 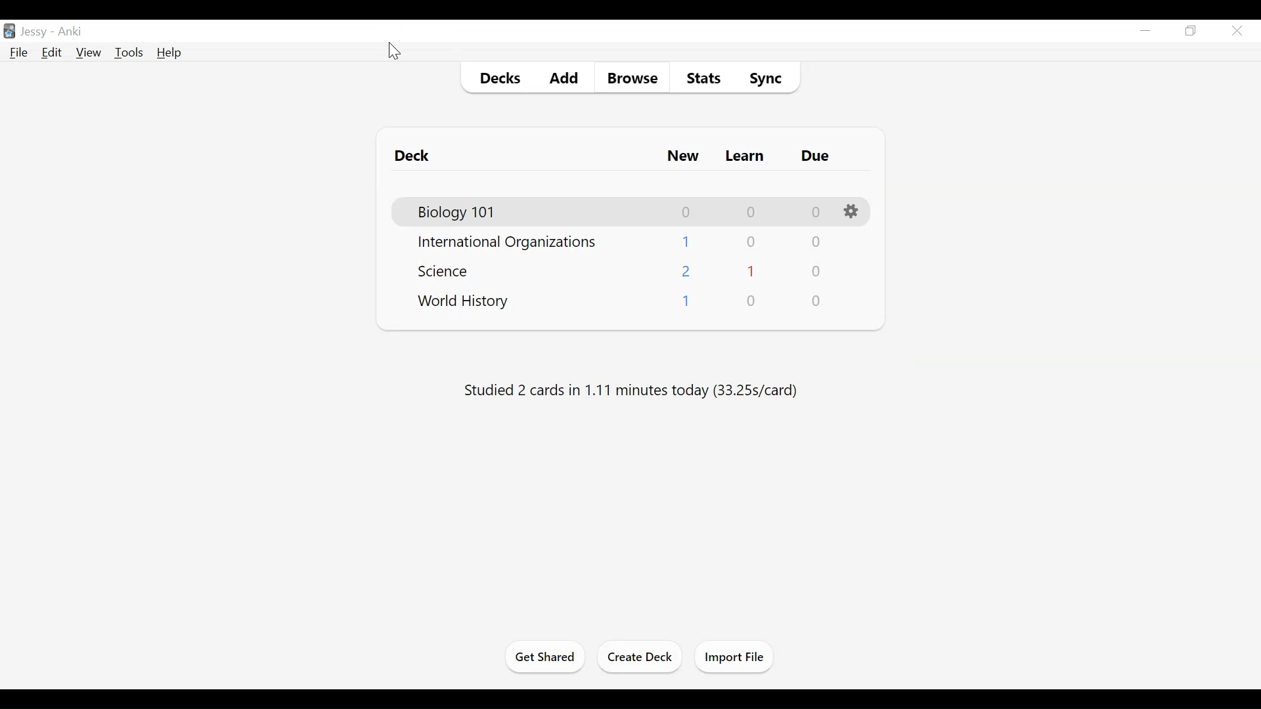 What do you see at coordinates (1146, 30) in the screenshot?
I see `minimize` at bounding box center [1146, 30].